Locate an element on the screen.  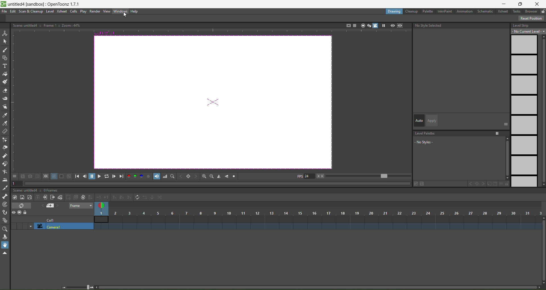
type tool is located at coordinates (5, 67).